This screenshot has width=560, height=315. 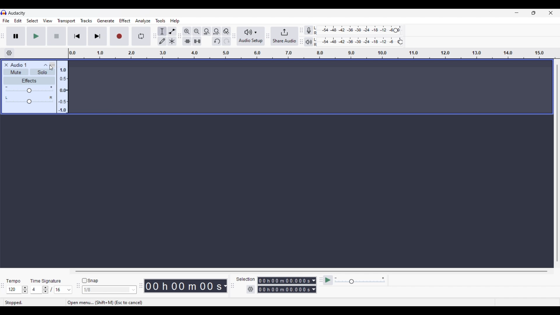 What do you see at coordinates (197, 41) in the screenshot?
I see `Silence audio selection` at bounding box center [197, 41].